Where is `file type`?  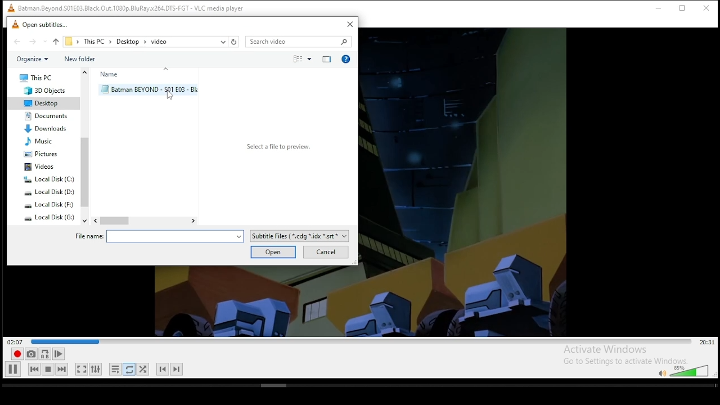
file type is located at coordinates (299, 236).